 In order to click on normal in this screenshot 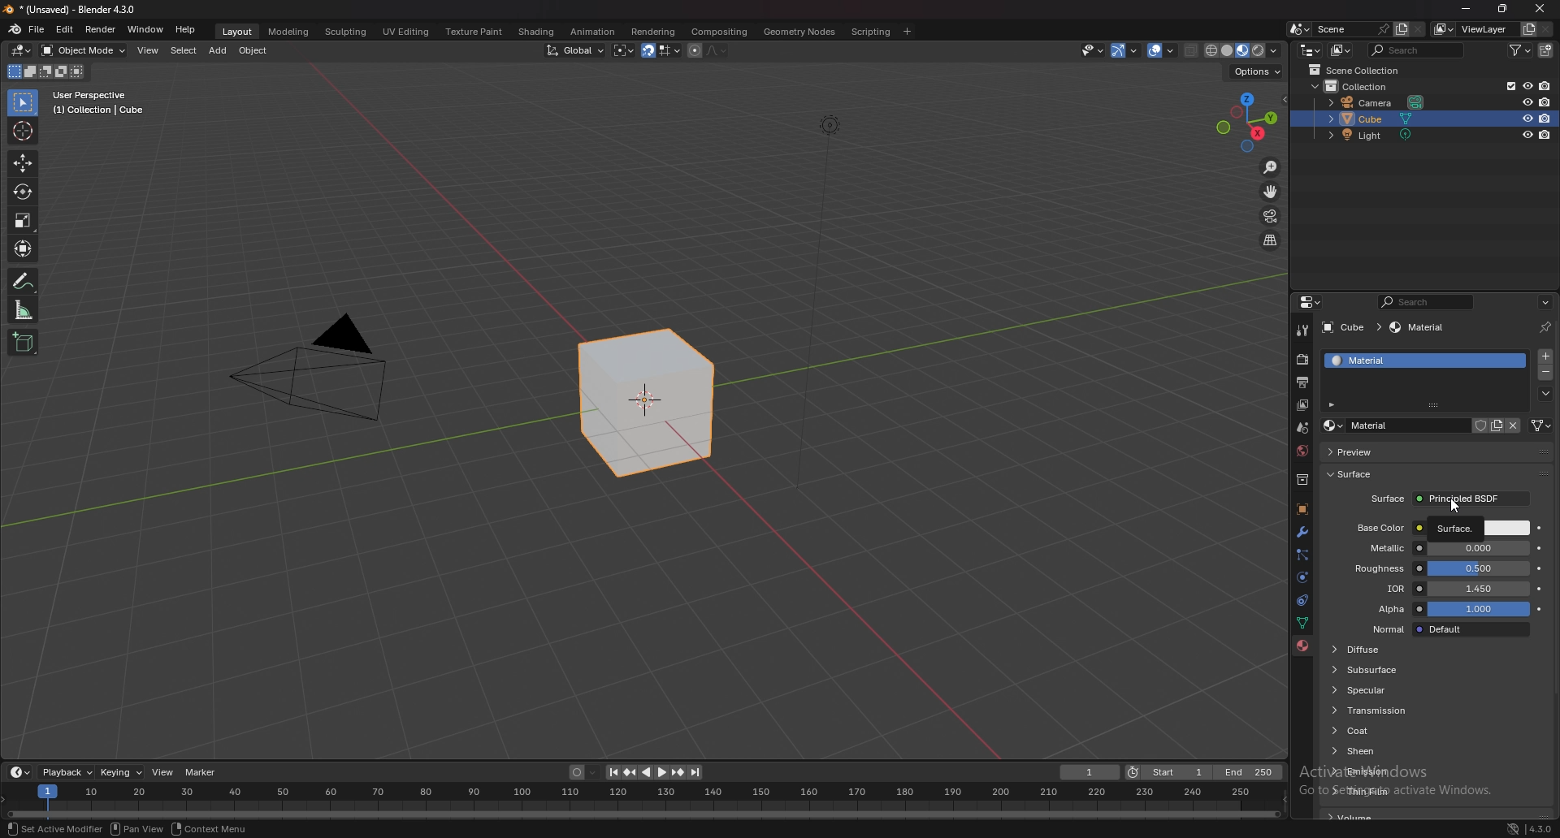, I will do `click(1446, 629)`.